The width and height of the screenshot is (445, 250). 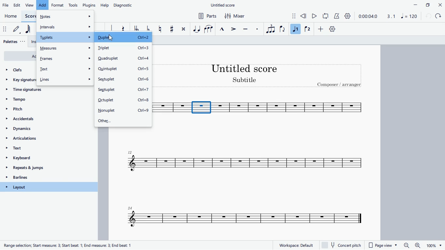 What do you see at coordinates (89, 5) in the screenshot?
I see `plugins` at bounding box center [89, 5].